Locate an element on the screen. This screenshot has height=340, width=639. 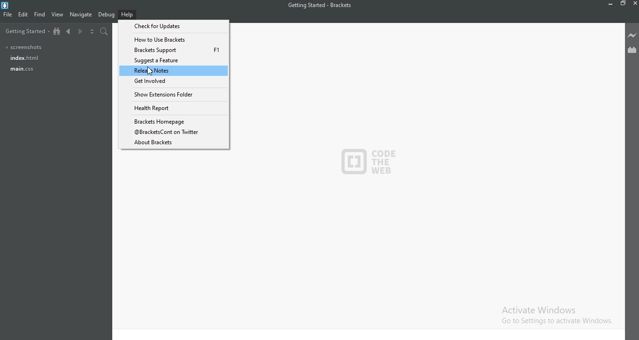
Minimise is located at coordinates (611, 4).